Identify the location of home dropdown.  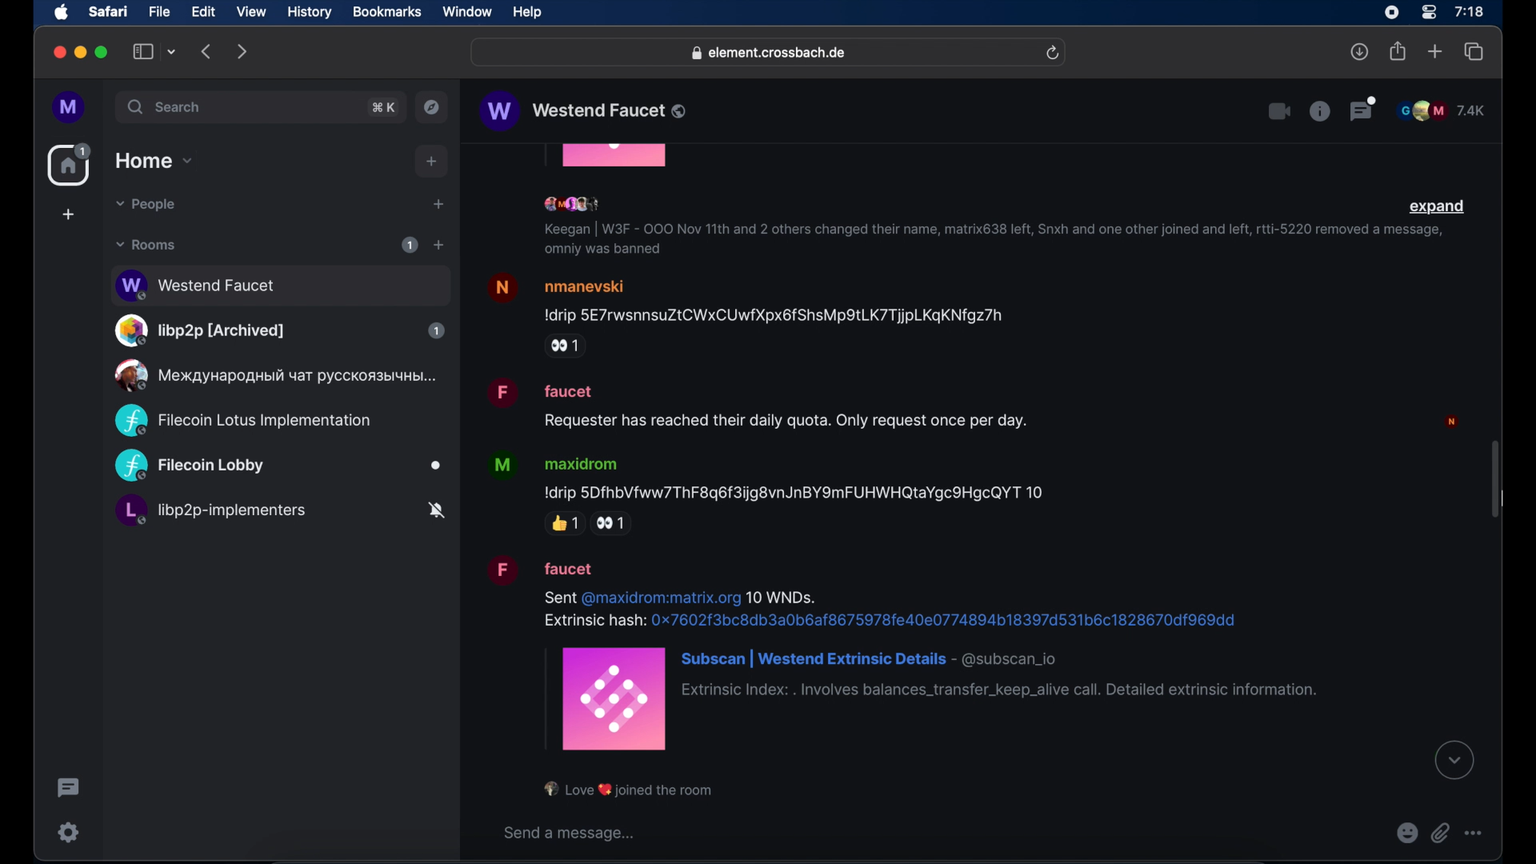
(154, 161).